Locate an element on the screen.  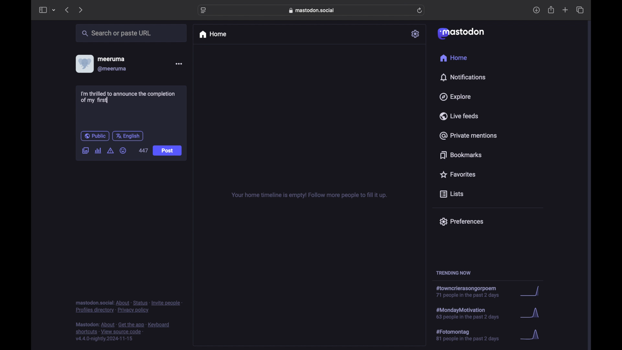
new tab overview is located at coordinates (565, 10).